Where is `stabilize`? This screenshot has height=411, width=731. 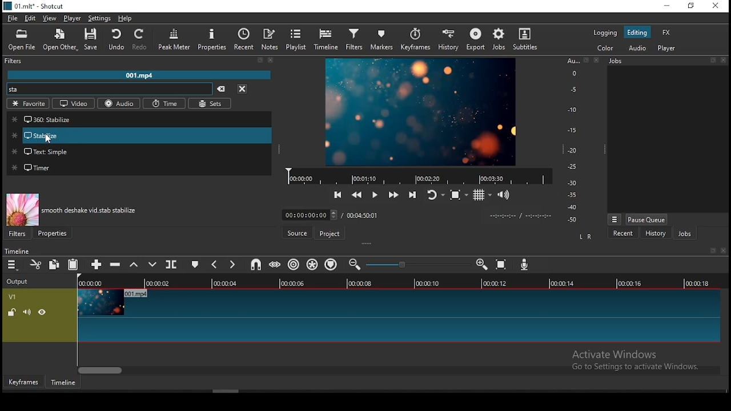 stabilize is located at coordinates (138, 137).